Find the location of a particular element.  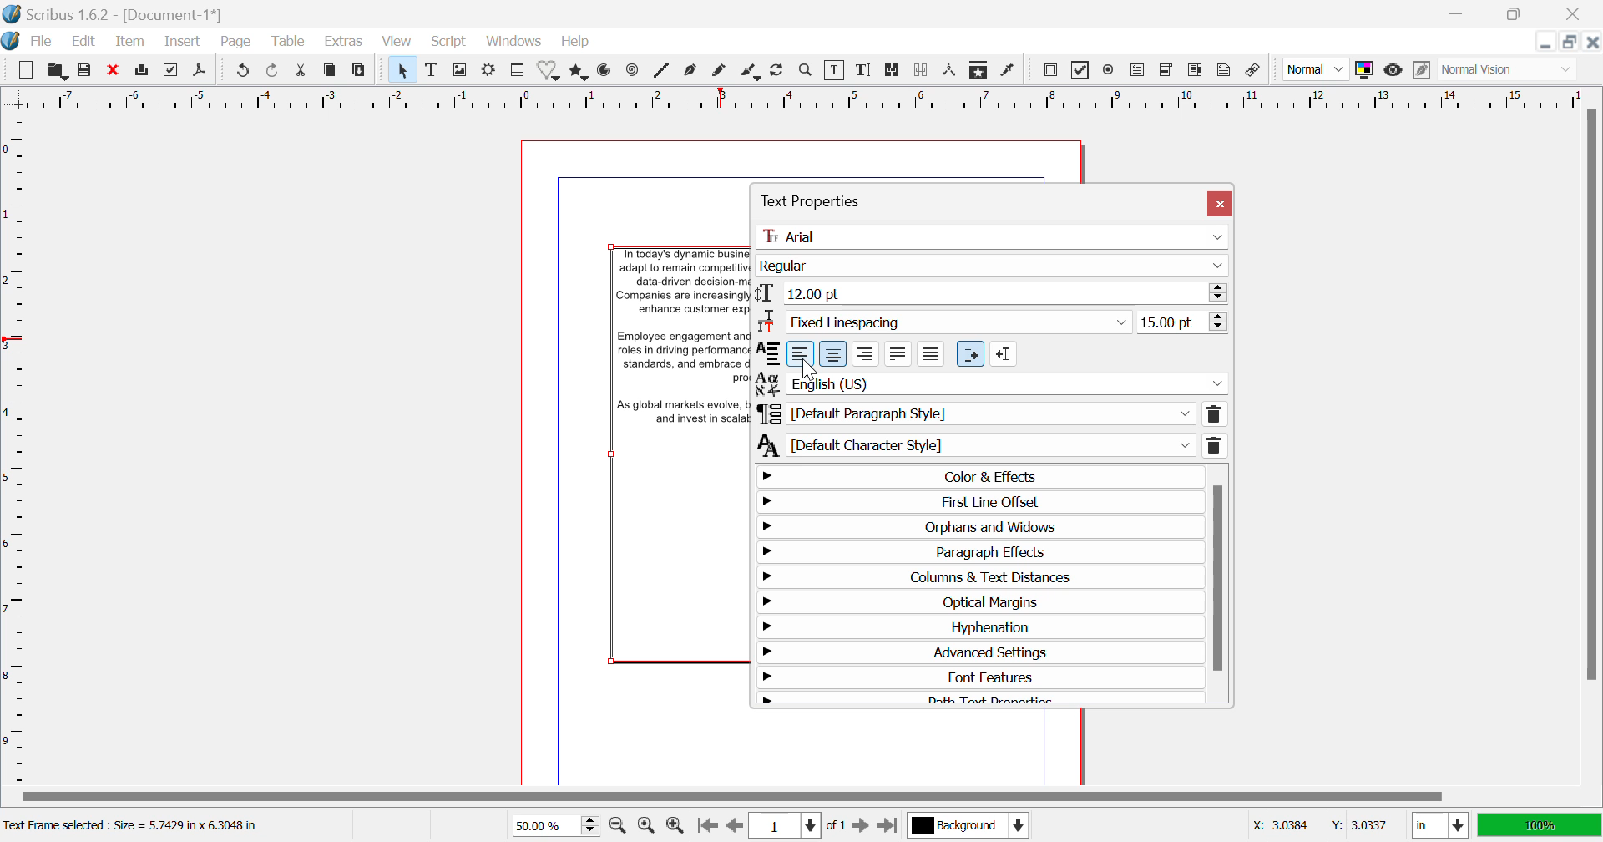

Copy Item Properties is located at coordinates (978, 68).